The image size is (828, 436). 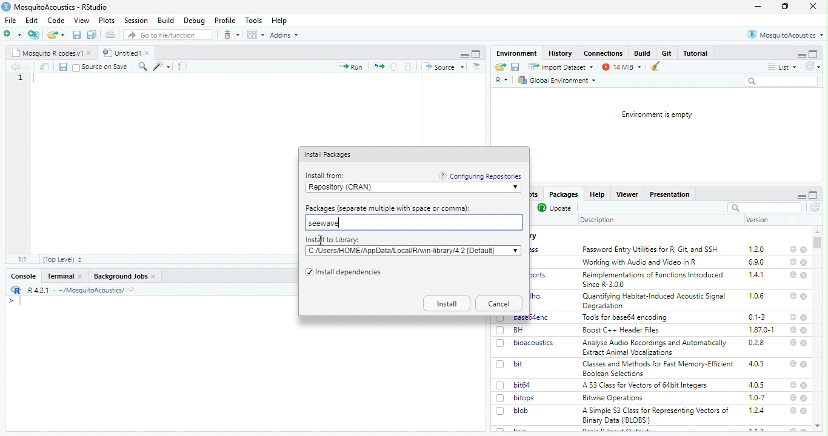 I want to click on save, so click(x=63, y=67).